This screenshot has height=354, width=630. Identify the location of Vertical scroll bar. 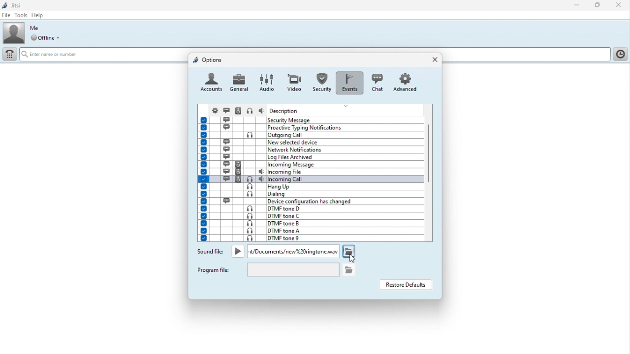
(430, 165).